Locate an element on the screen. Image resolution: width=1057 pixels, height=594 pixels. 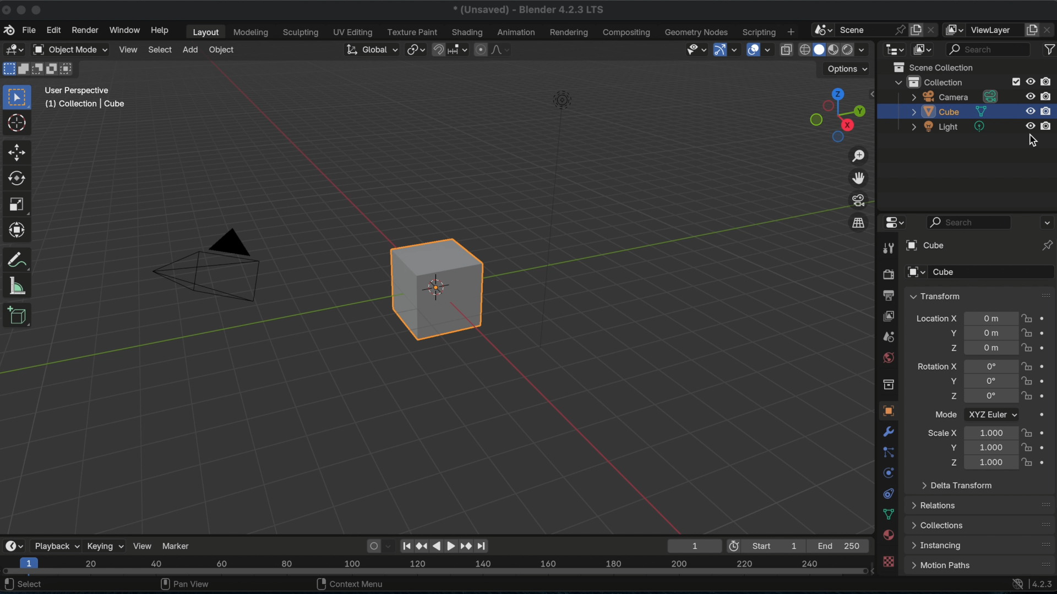
output is located at coordinates (890, 295).